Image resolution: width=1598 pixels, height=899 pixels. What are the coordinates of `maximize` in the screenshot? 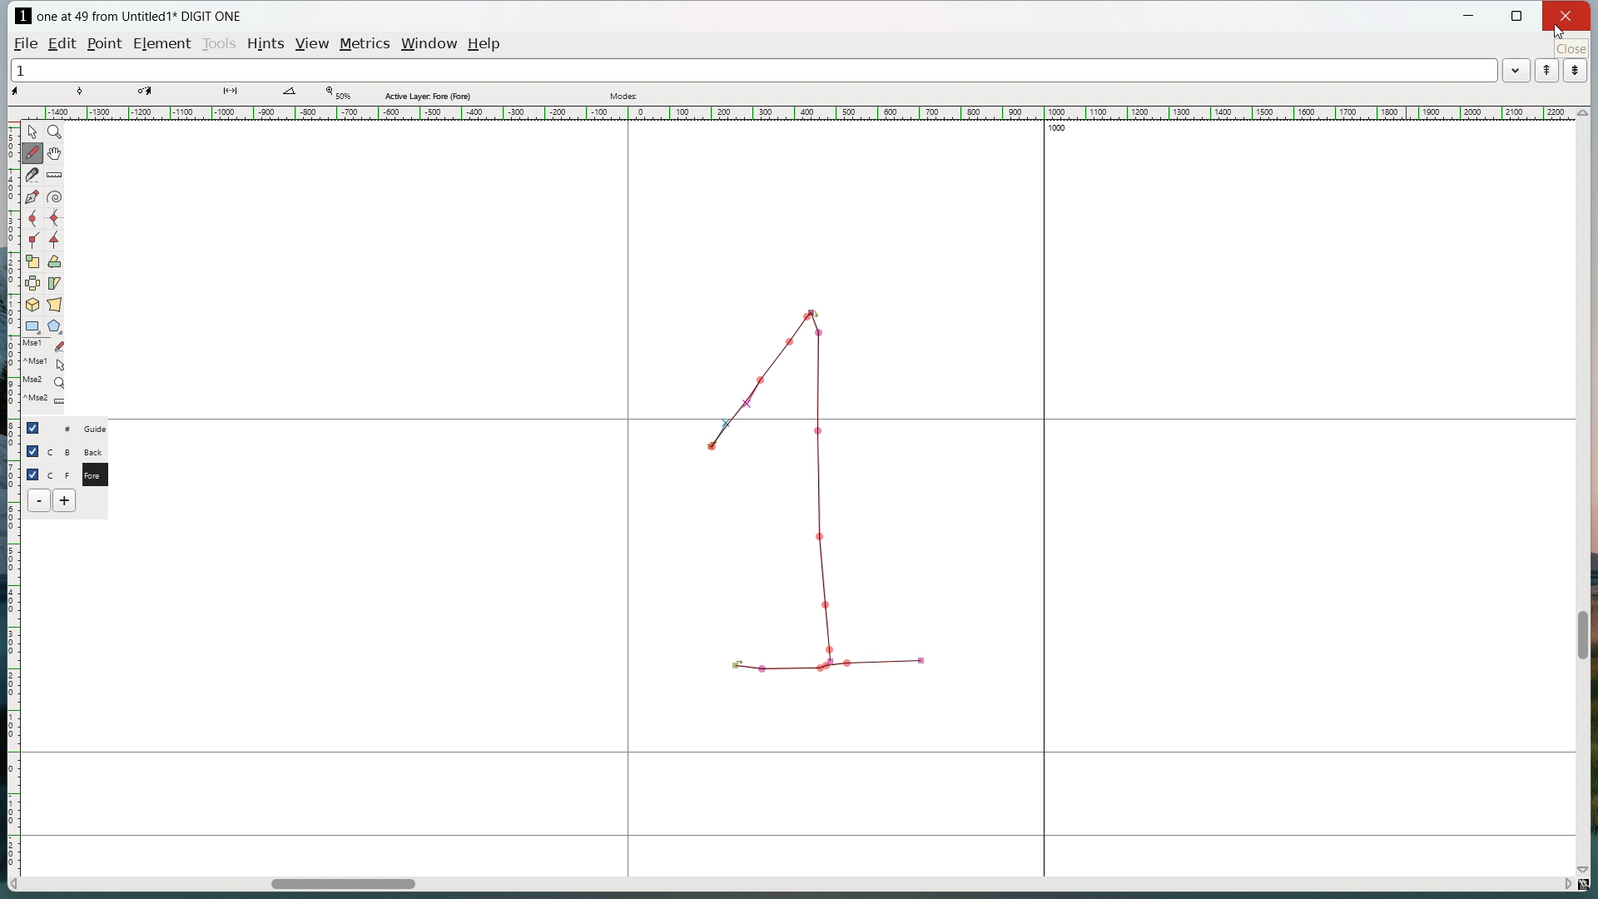 It's located at (1518, 17).